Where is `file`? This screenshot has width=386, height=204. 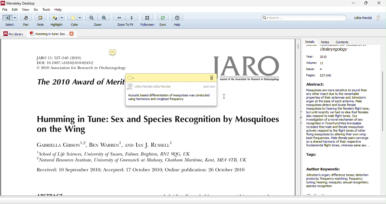 file is located at coordinates (5, 10).